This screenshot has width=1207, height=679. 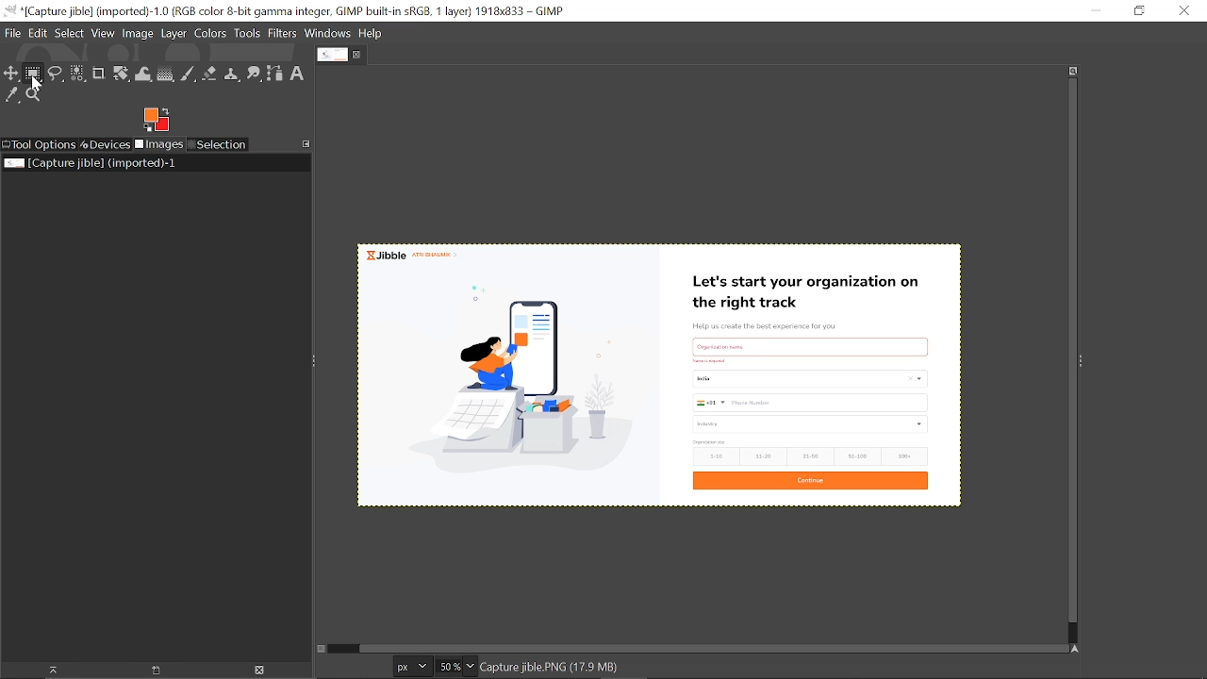 I want to click on Vertical scrollbar, so click(x=1067, y=351).